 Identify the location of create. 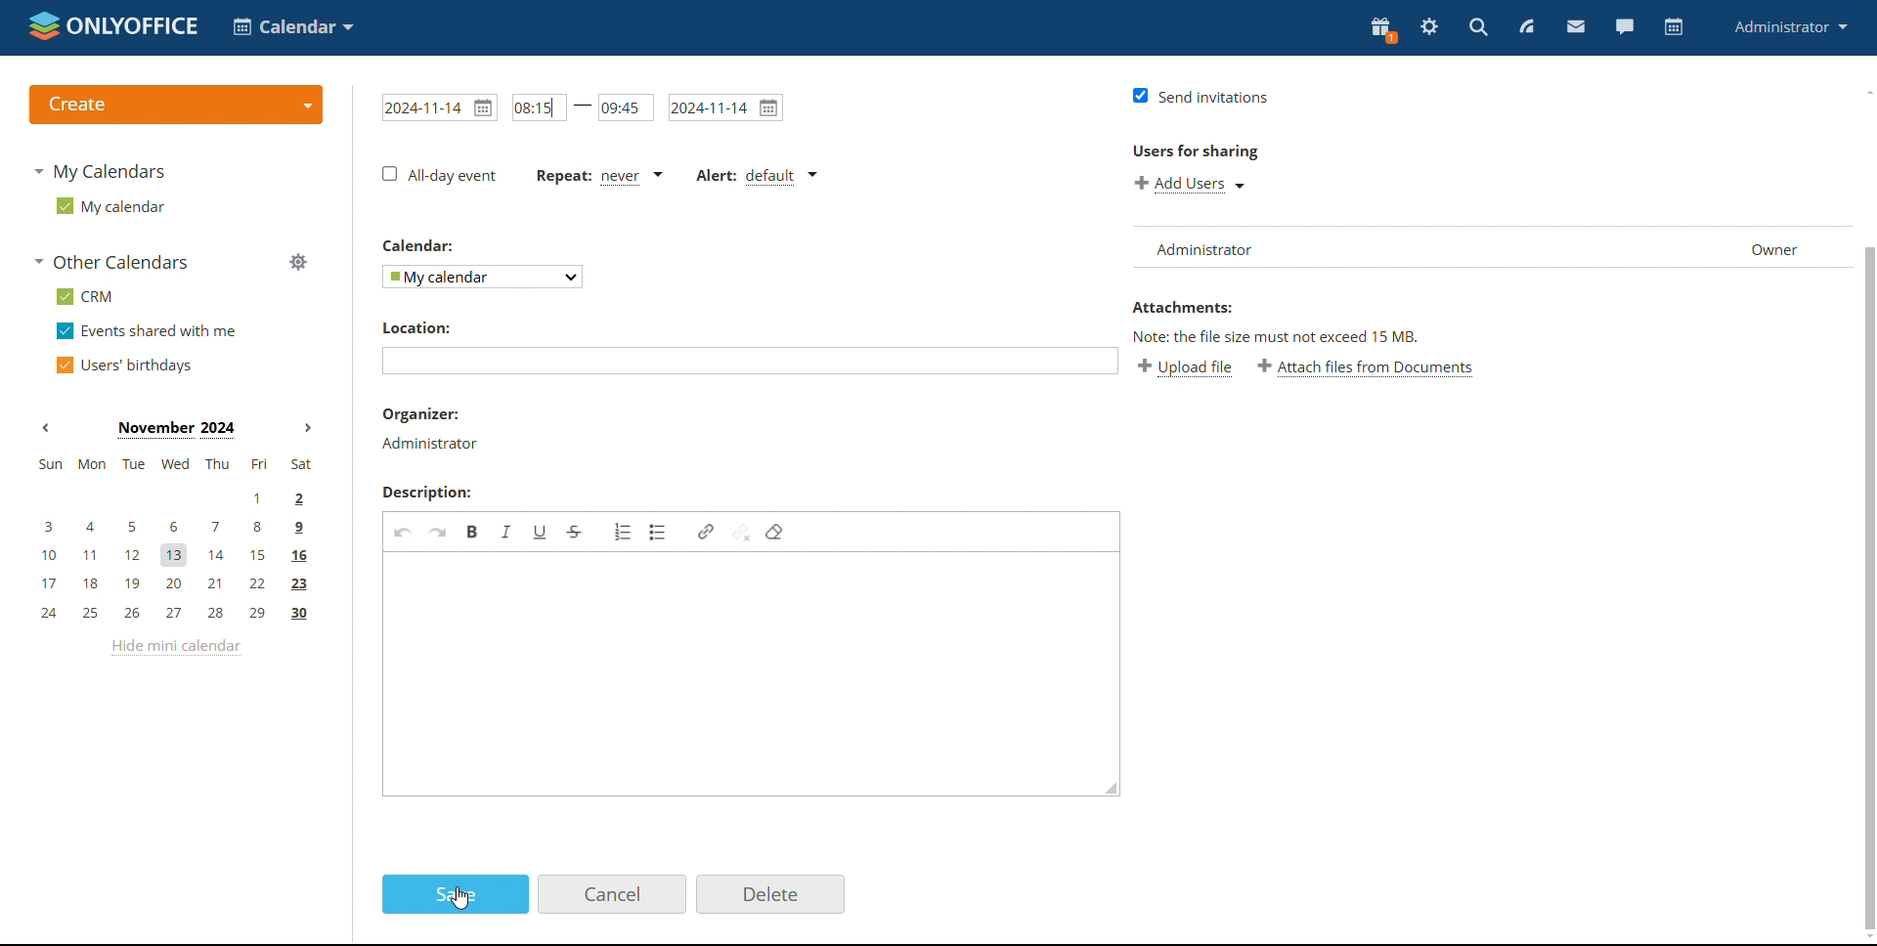
(174, 106).